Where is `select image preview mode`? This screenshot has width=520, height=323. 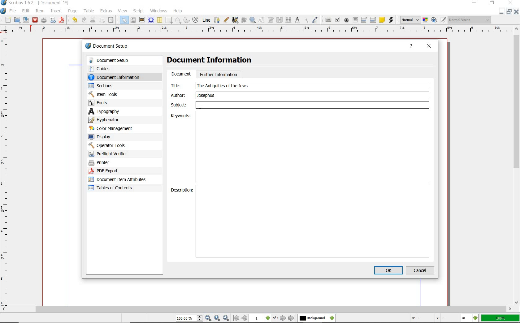 select image preview mode is located at coordinates (410, 20).